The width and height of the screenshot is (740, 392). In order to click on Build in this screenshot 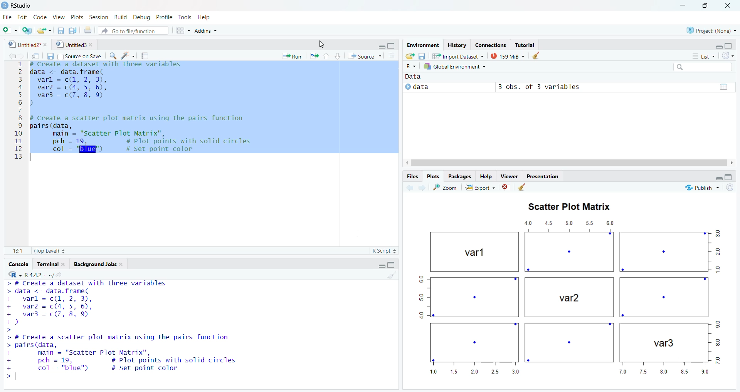, I will do `click(120, 17)`.